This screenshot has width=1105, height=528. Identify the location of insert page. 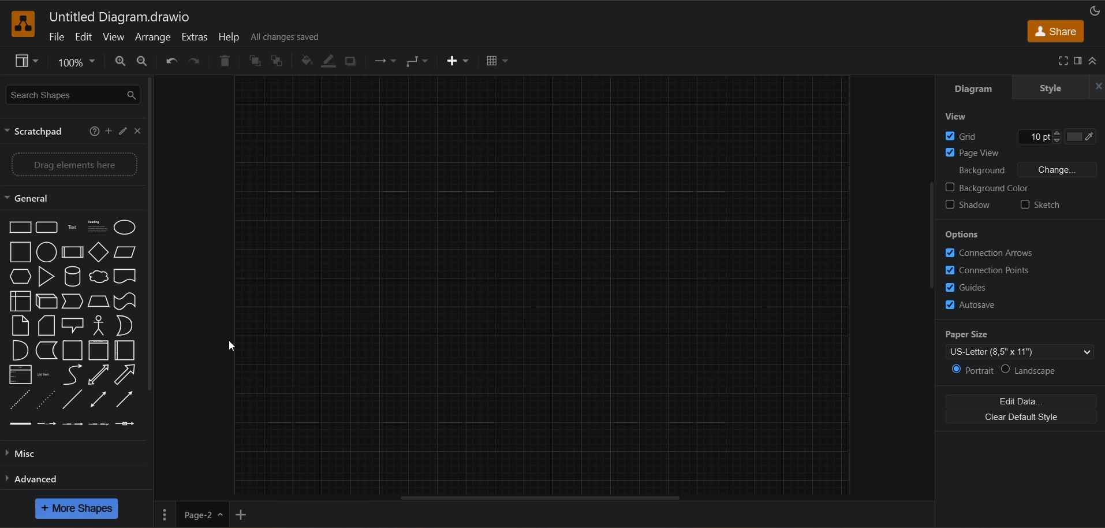
(285, 514).